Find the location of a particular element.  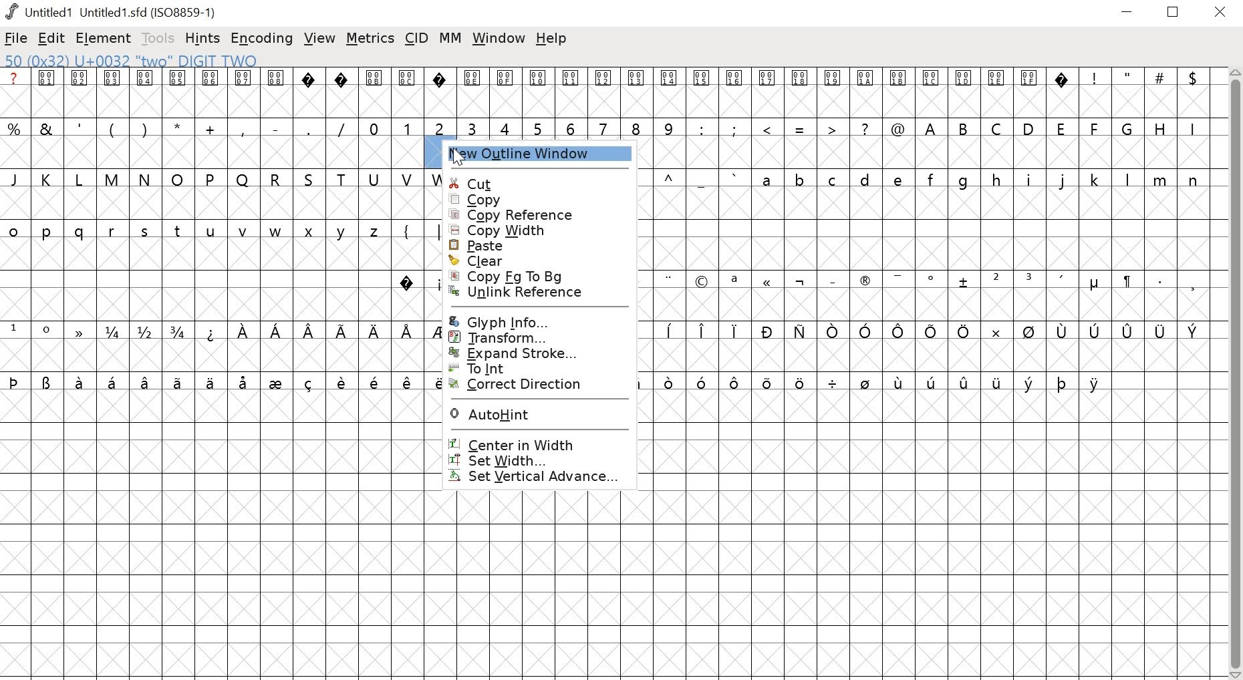

SET WIDTH is located at coordinates (537, 460).